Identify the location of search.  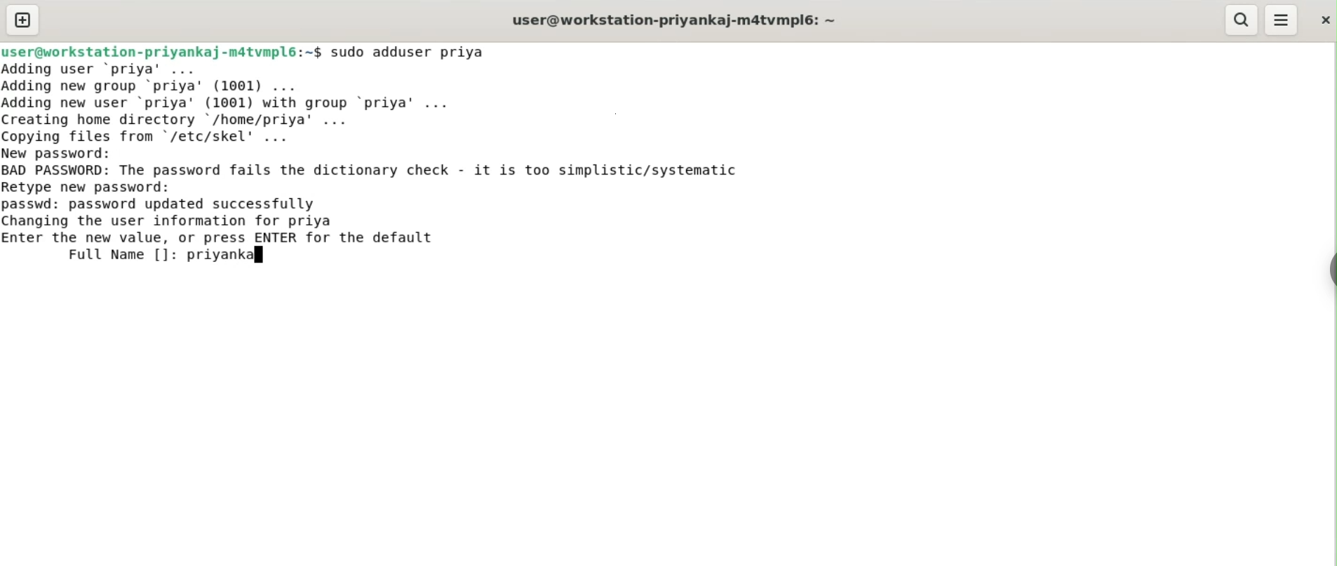
(1239, 20).